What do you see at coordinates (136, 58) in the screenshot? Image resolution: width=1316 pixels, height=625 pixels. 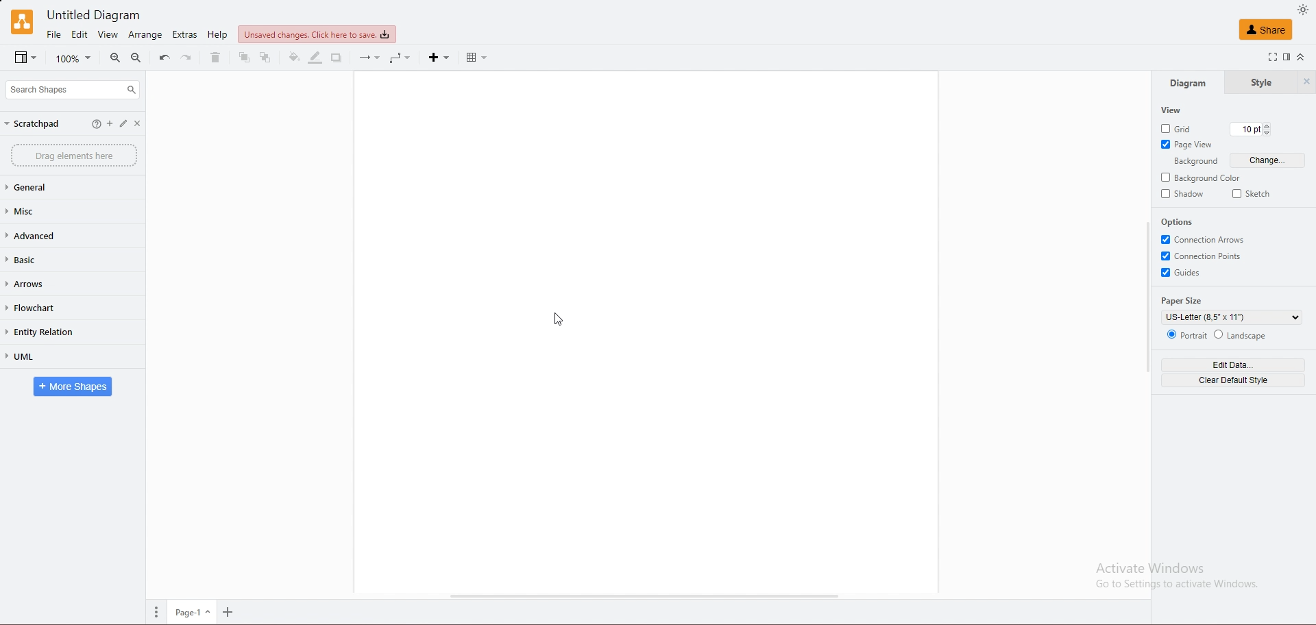 I see `zoom out` at bounding box center [136, 58].